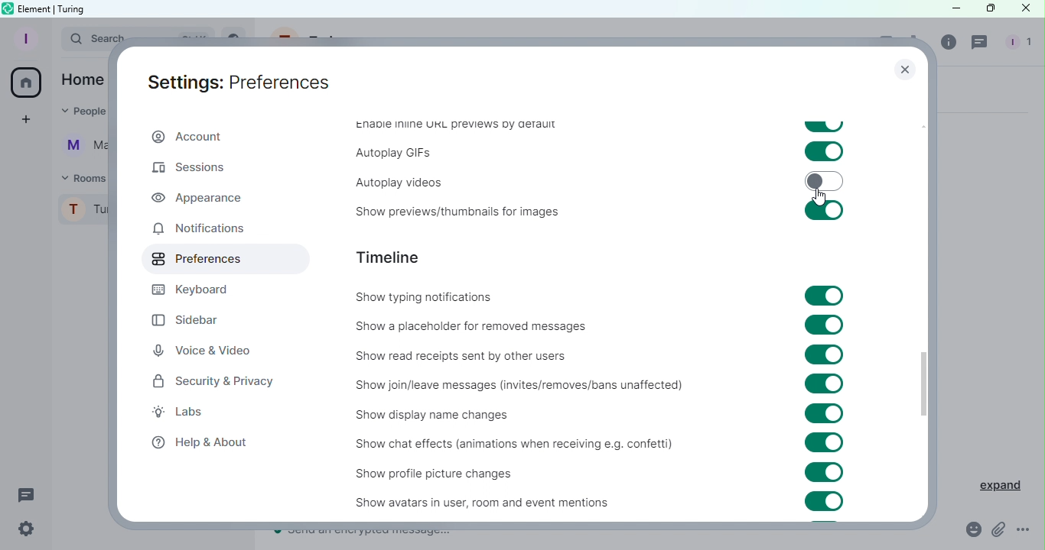 The height and width of the screenshot is (550, 1045). Describe the element at coordinates (203, 350) in the screenshot. I see `Voice and video` at that location.